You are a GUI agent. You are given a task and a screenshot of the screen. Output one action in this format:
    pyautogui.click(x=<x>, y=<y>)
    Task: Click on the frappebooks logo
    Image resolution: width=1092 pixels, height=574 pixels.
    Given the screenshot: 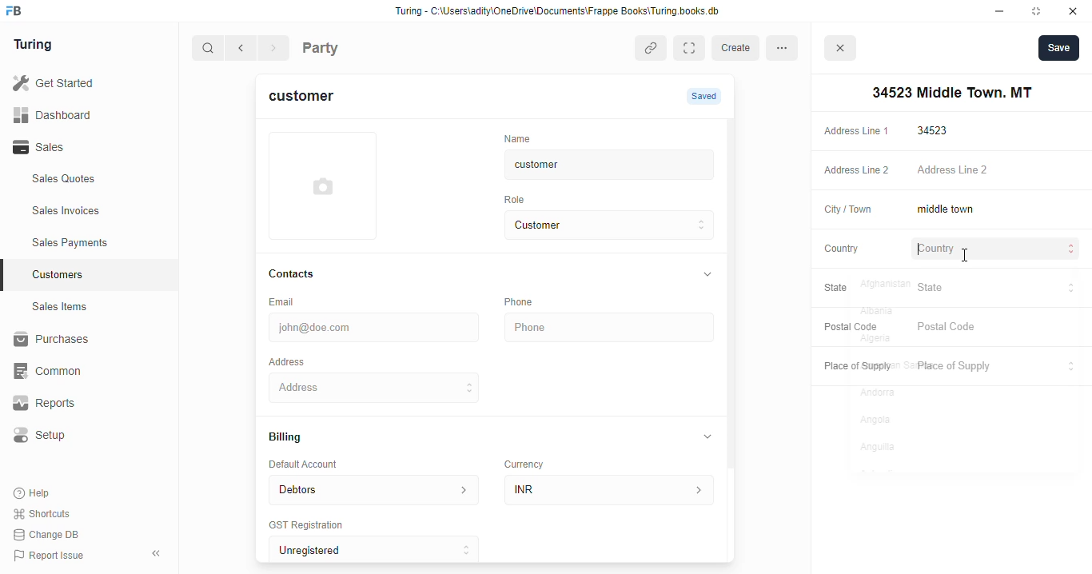 What is the action you would take?
    pyautogui.click(x=18, y=12)
    